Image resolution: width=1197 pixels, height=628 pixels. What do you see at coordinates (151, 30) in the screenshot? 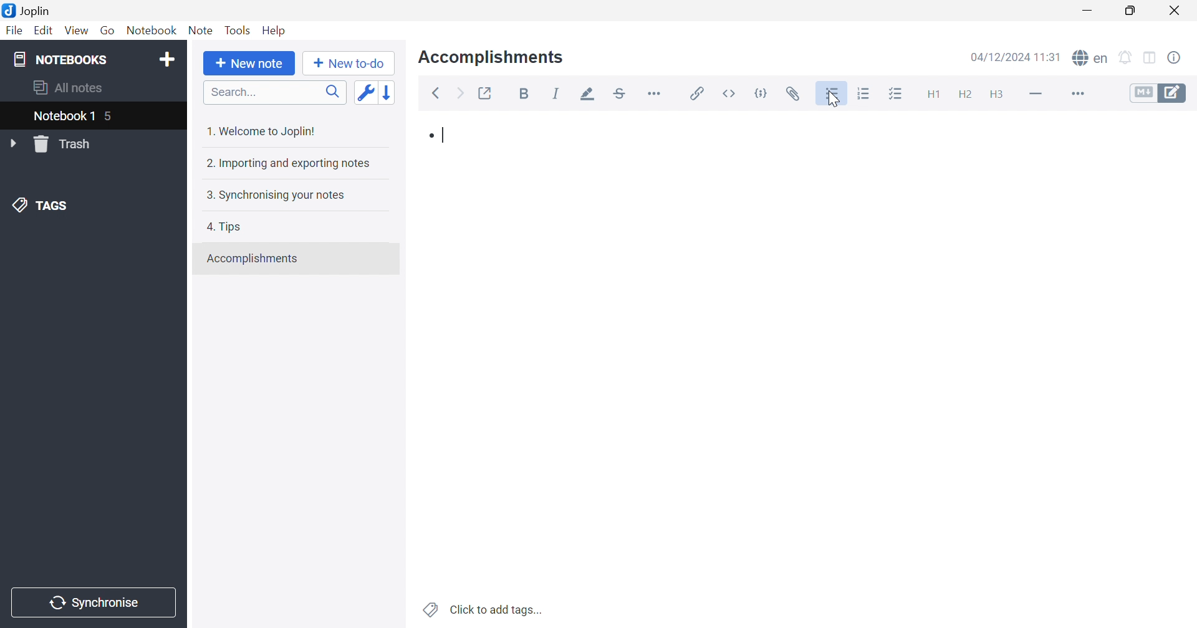
I see `Notebook` at bounding box center [151, 30].